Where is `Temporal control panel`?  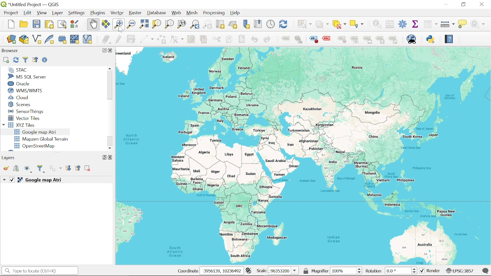
Temporal control panel is located at coordinates (271, 24).